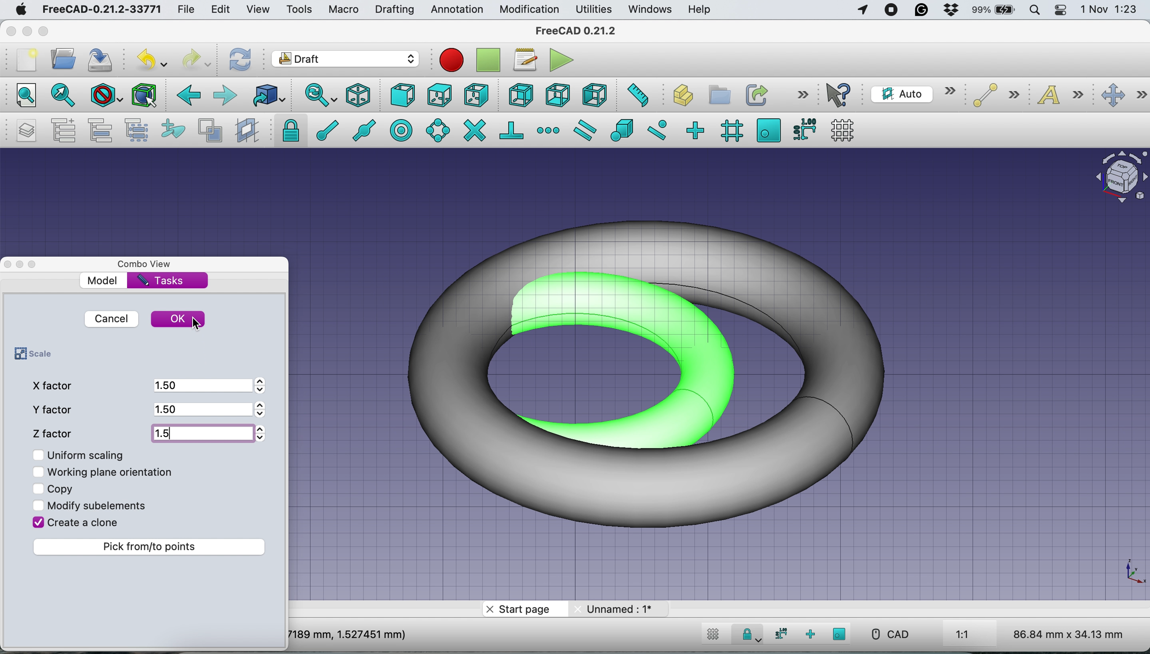 This screenshot has width=1150, height=654. I want to click on new, so click(26, 60).